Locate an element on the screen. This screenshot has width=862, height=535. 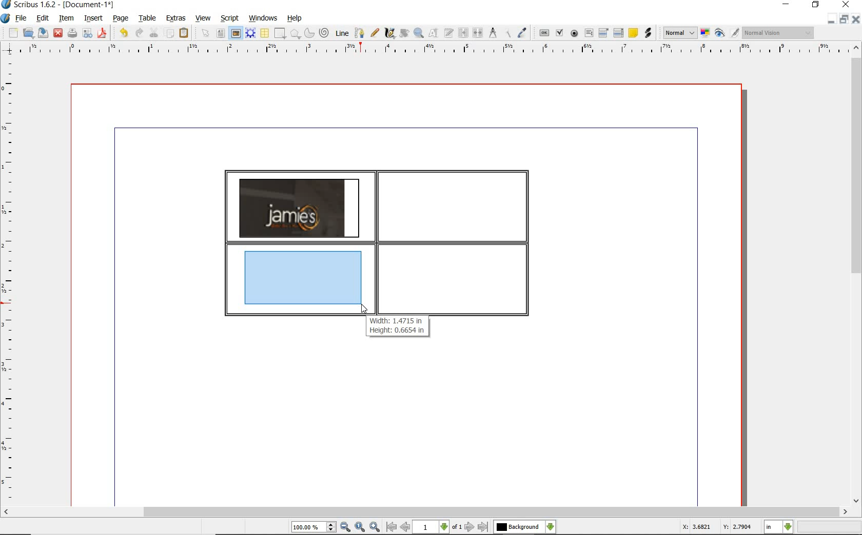
line is located at coordinates (342, 32).